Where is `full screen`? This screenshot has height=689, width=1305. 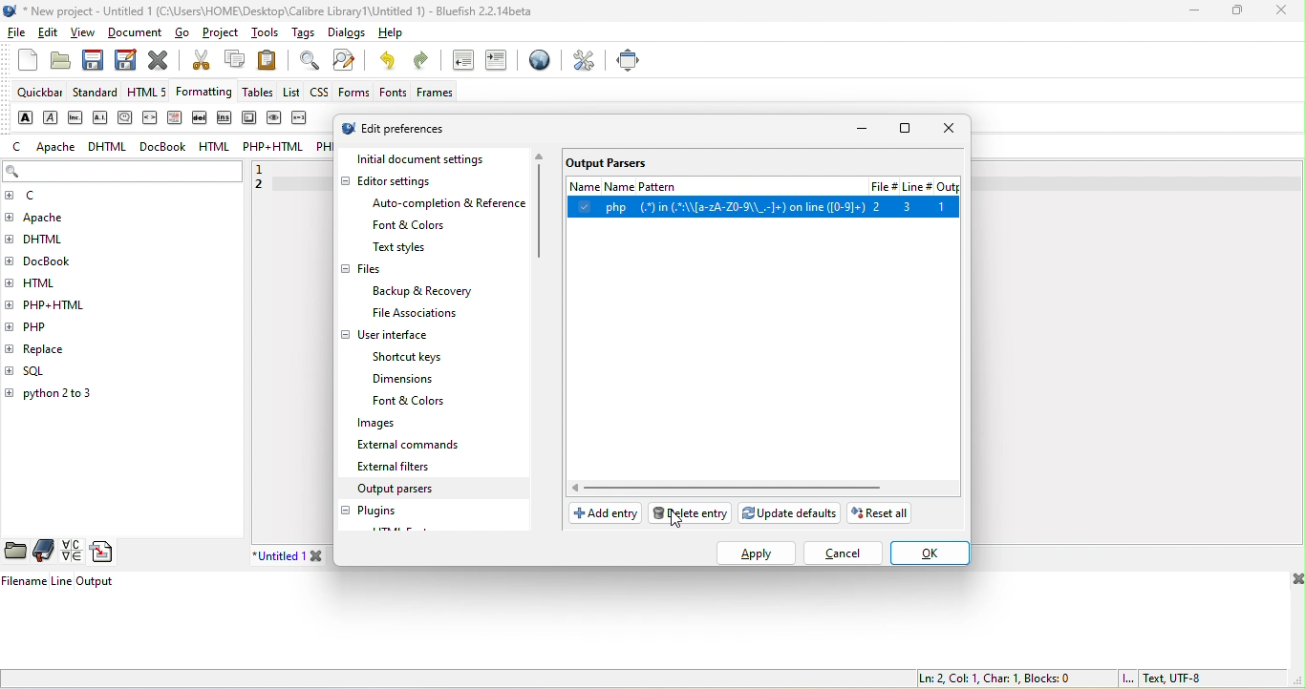 full screen is located at coordinates (629, 59).